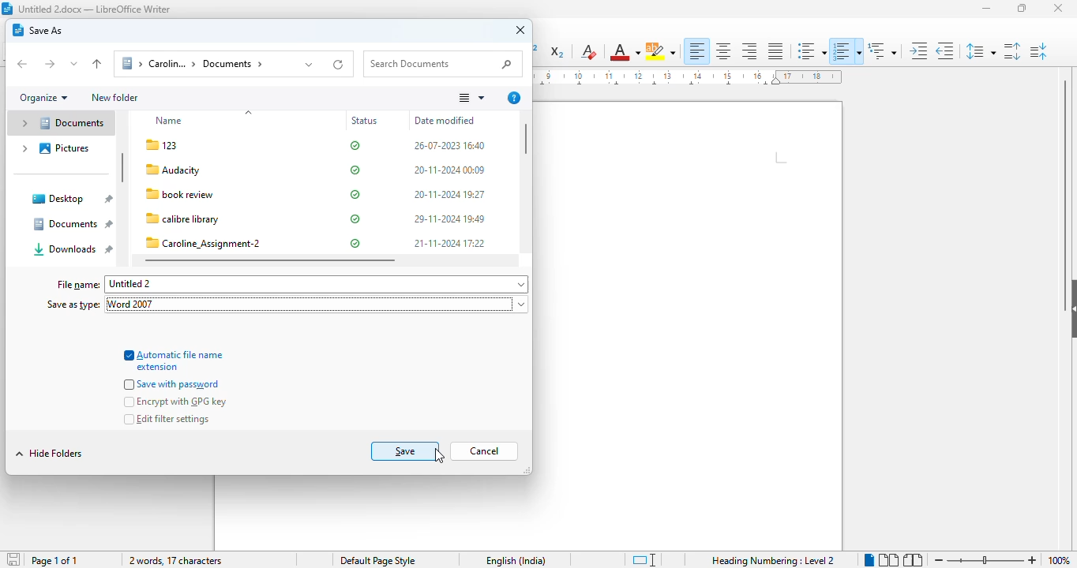 This screenshot has height=568, width=1077. What do you see at coordinates (7, 9) in the screenshot?
I see `logo` at bounding box center [7, 9].